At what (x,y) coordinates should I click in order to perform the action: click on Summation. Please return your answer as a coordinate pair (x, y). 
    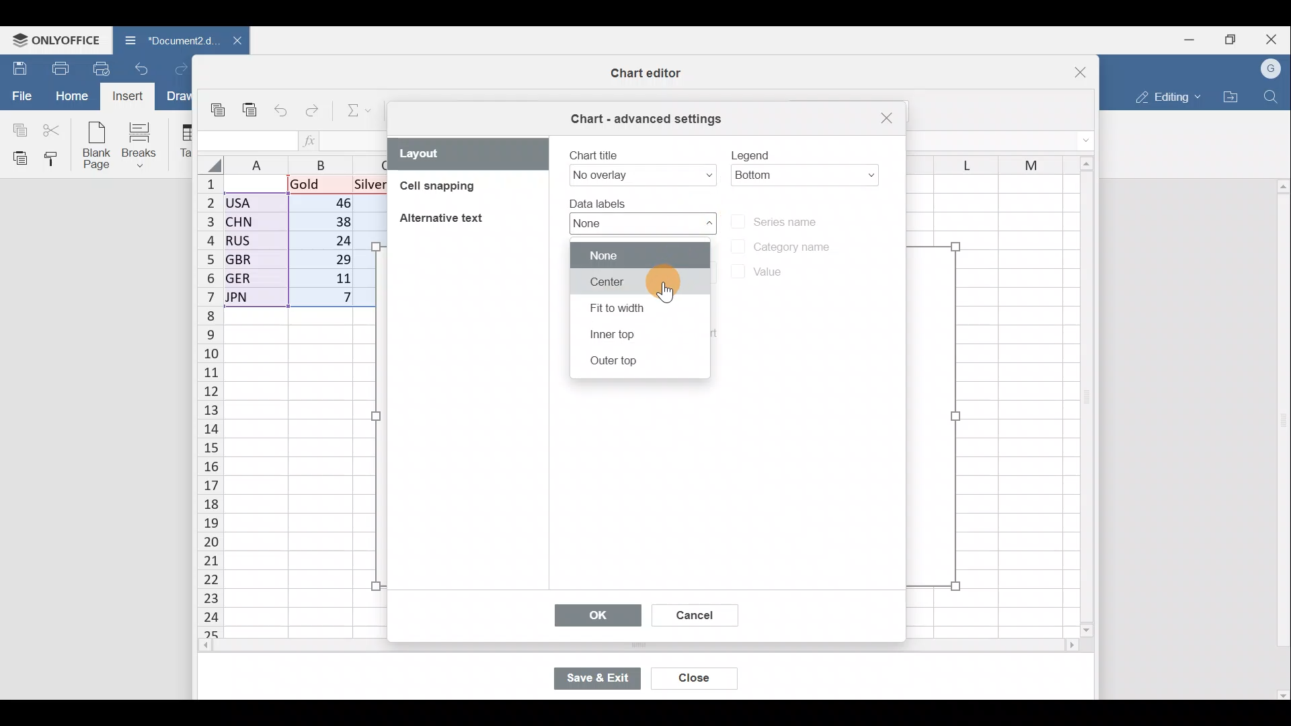
    Looking at the image, I should click on (360, 108).